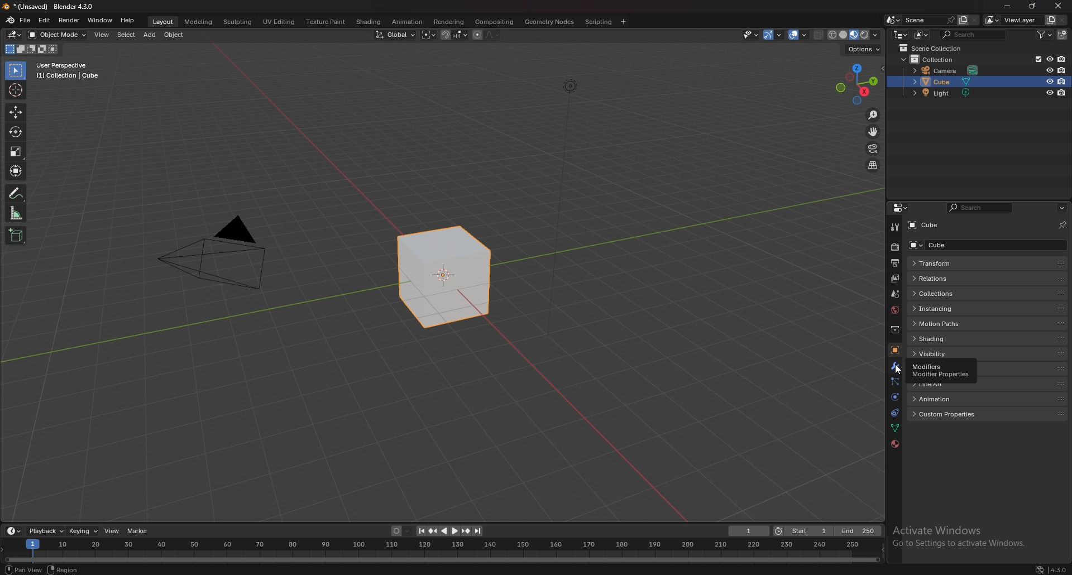 This screenshot has width=1072, height=575. What do you see at coordinates (749, 531) in the screenshot?
I see `current frame` at bounding box center [749, 531].